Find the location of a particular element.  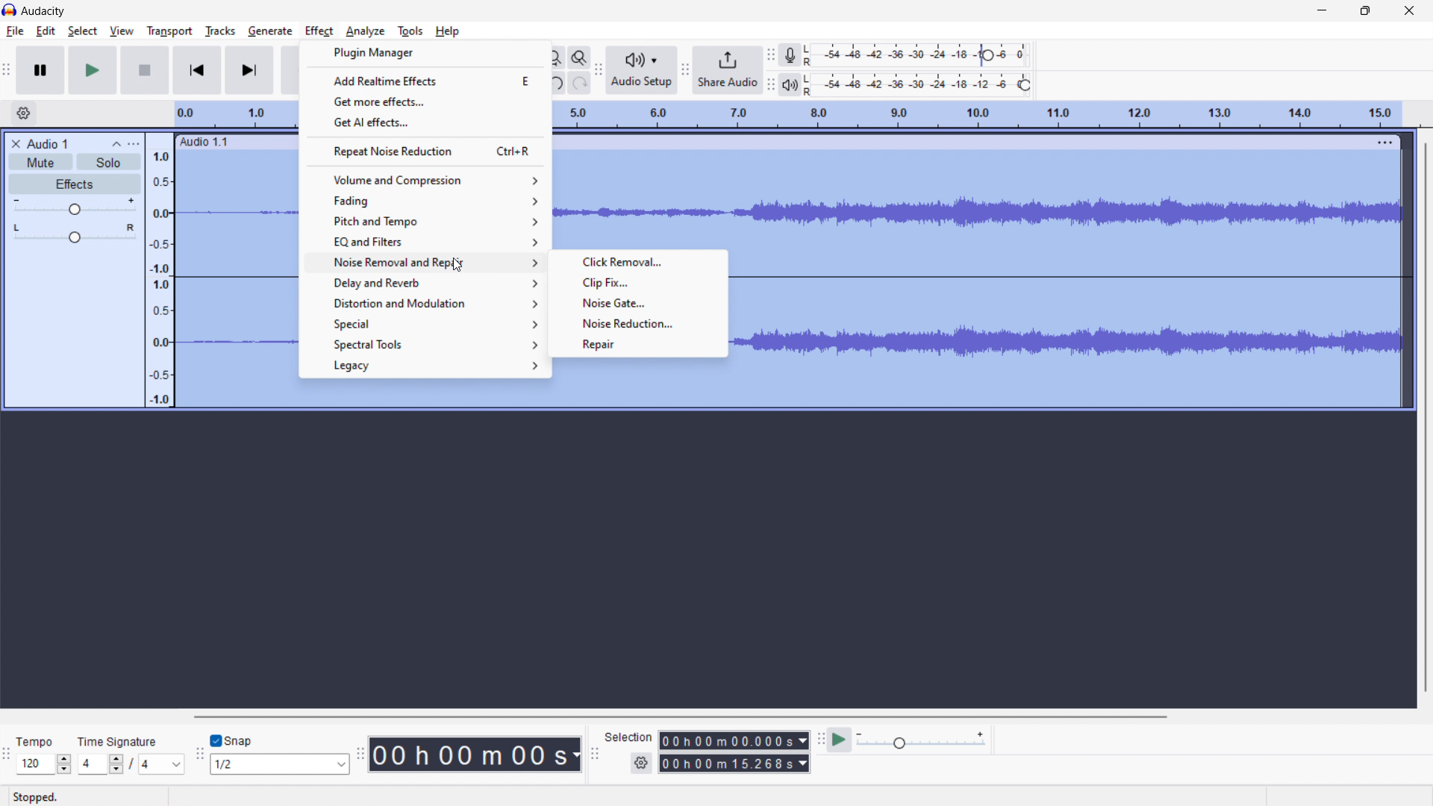

transport toolbar is located at coordinates (7, 69).